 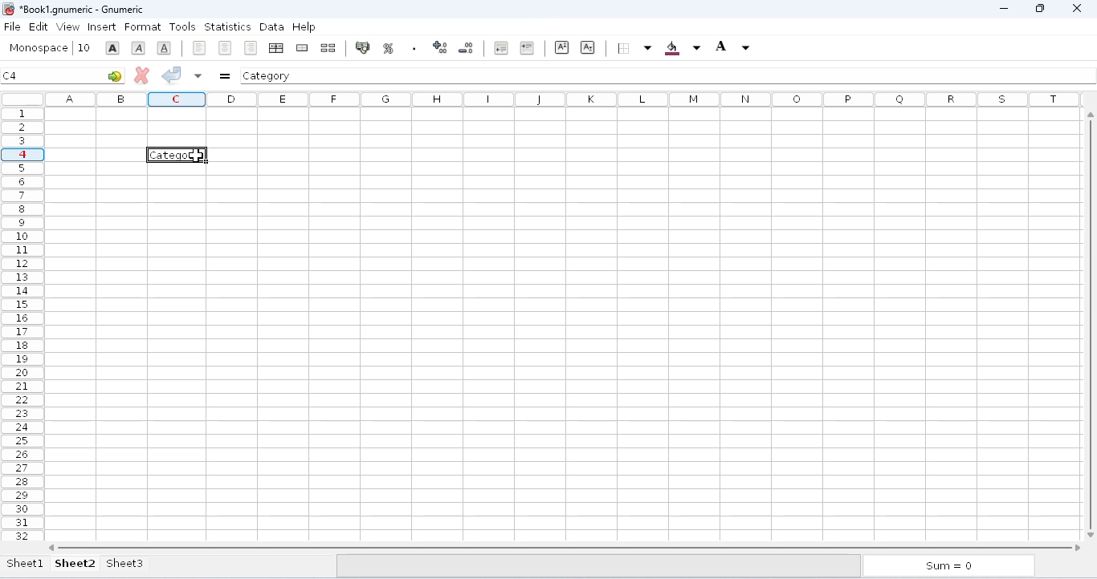 What do you see at coordinates (267, 75) in the screenshot?
I see `category` at bounding box center [267, 75].